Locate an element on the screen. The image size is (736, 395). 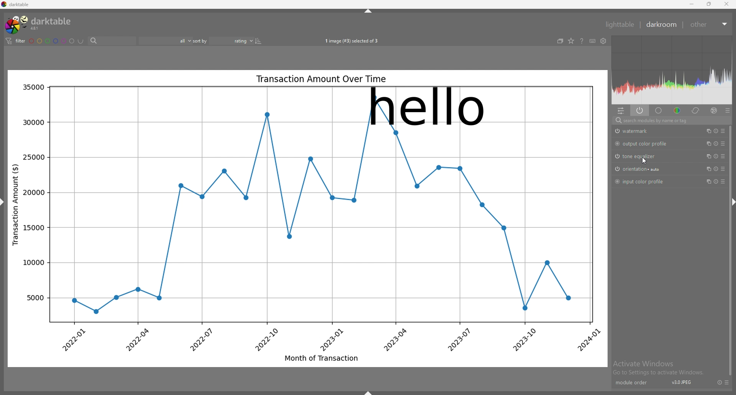
multiple instance actions, reset and presets is located at coordinates (715, 170).